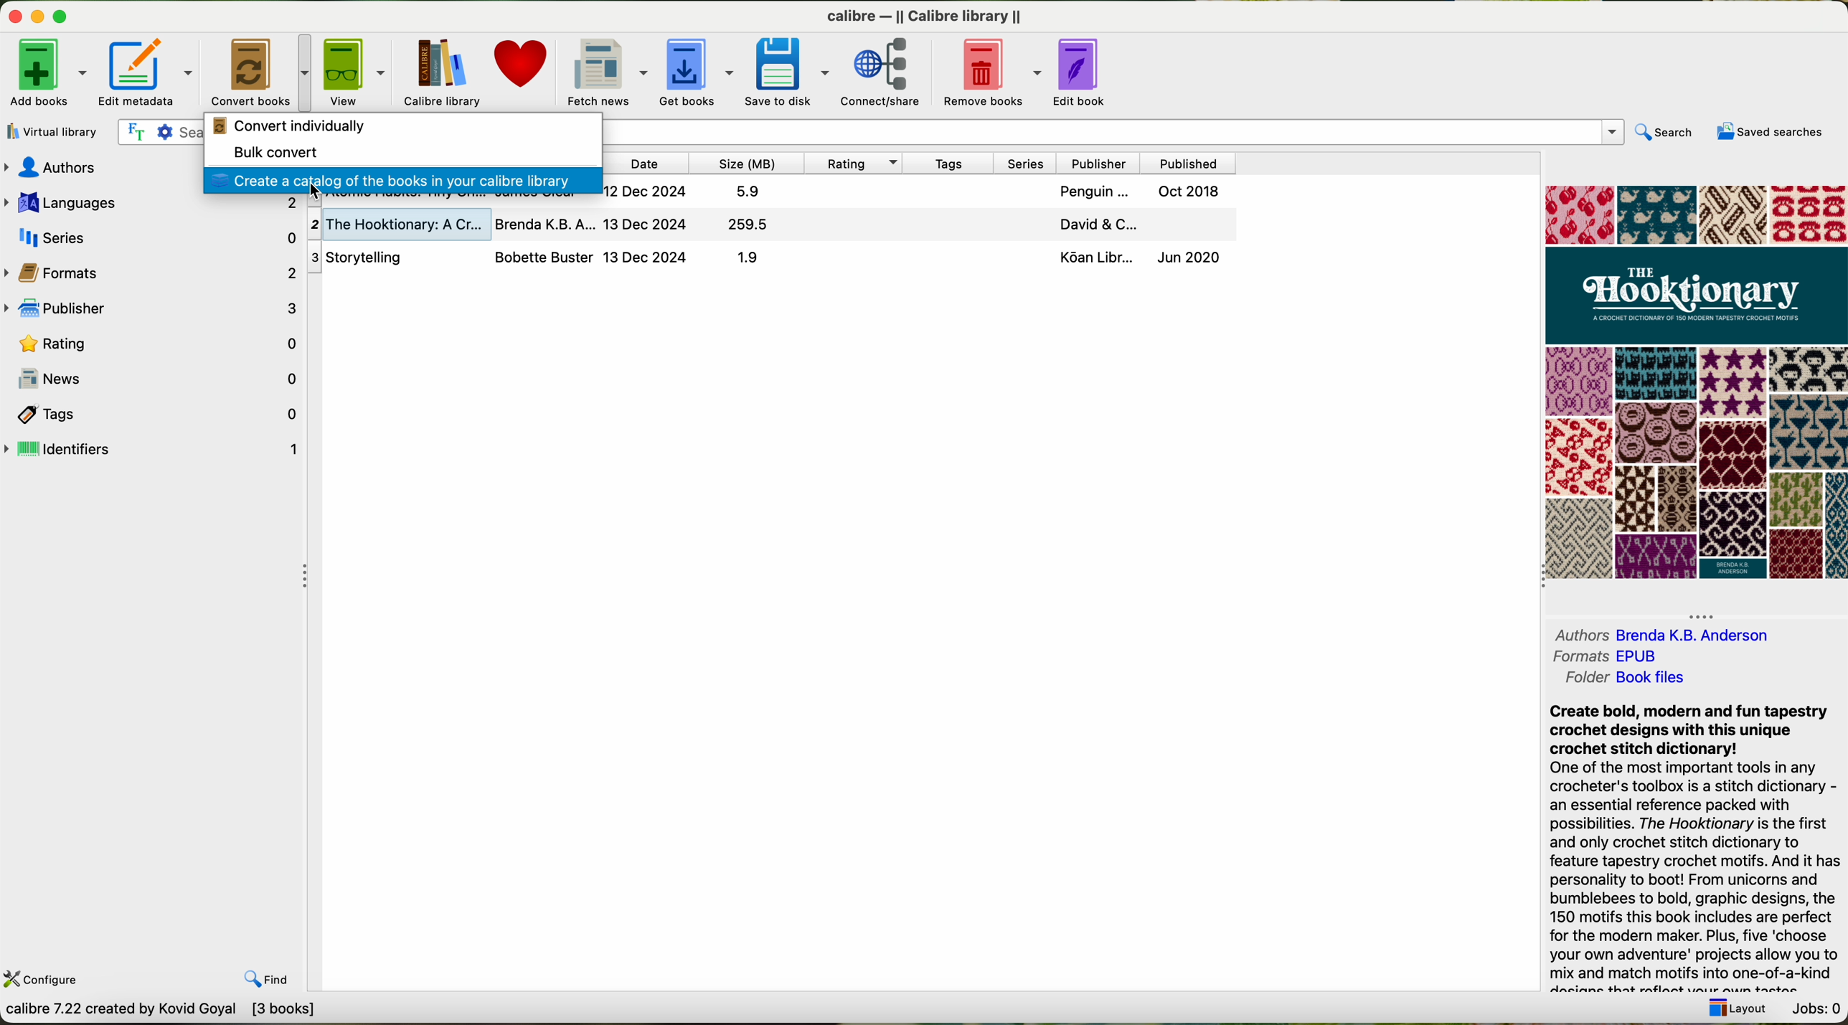  Describe the element at coordinates (98, 169) in the screenshot. I see `authors` at that location.